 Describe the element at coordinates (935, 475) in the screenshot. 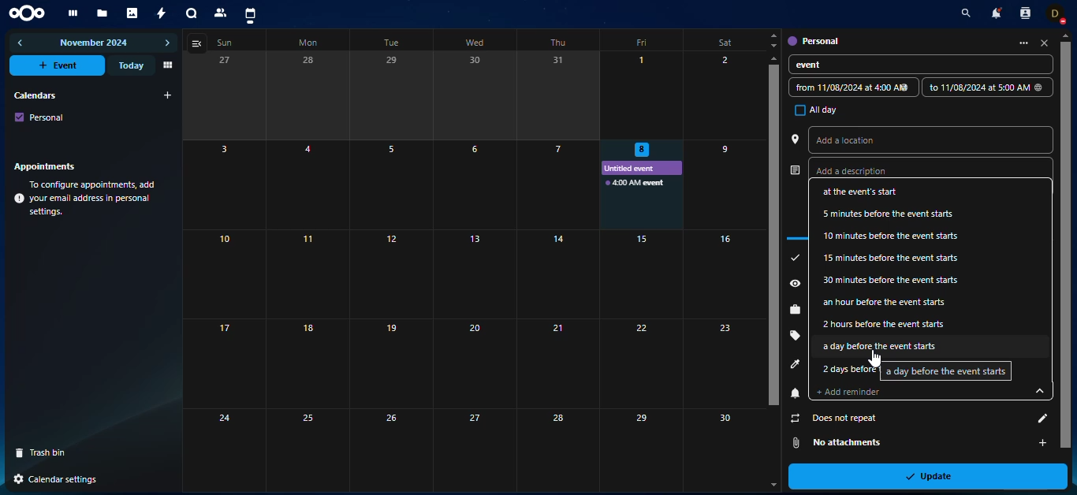

I see `update` at that location.